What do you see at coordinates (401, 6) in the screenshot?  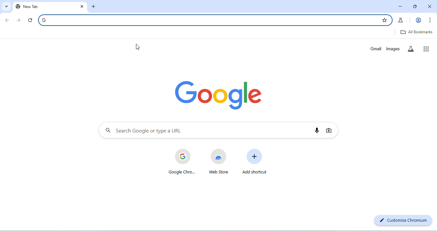 I see `minimize` at bounding box center [401, 6].